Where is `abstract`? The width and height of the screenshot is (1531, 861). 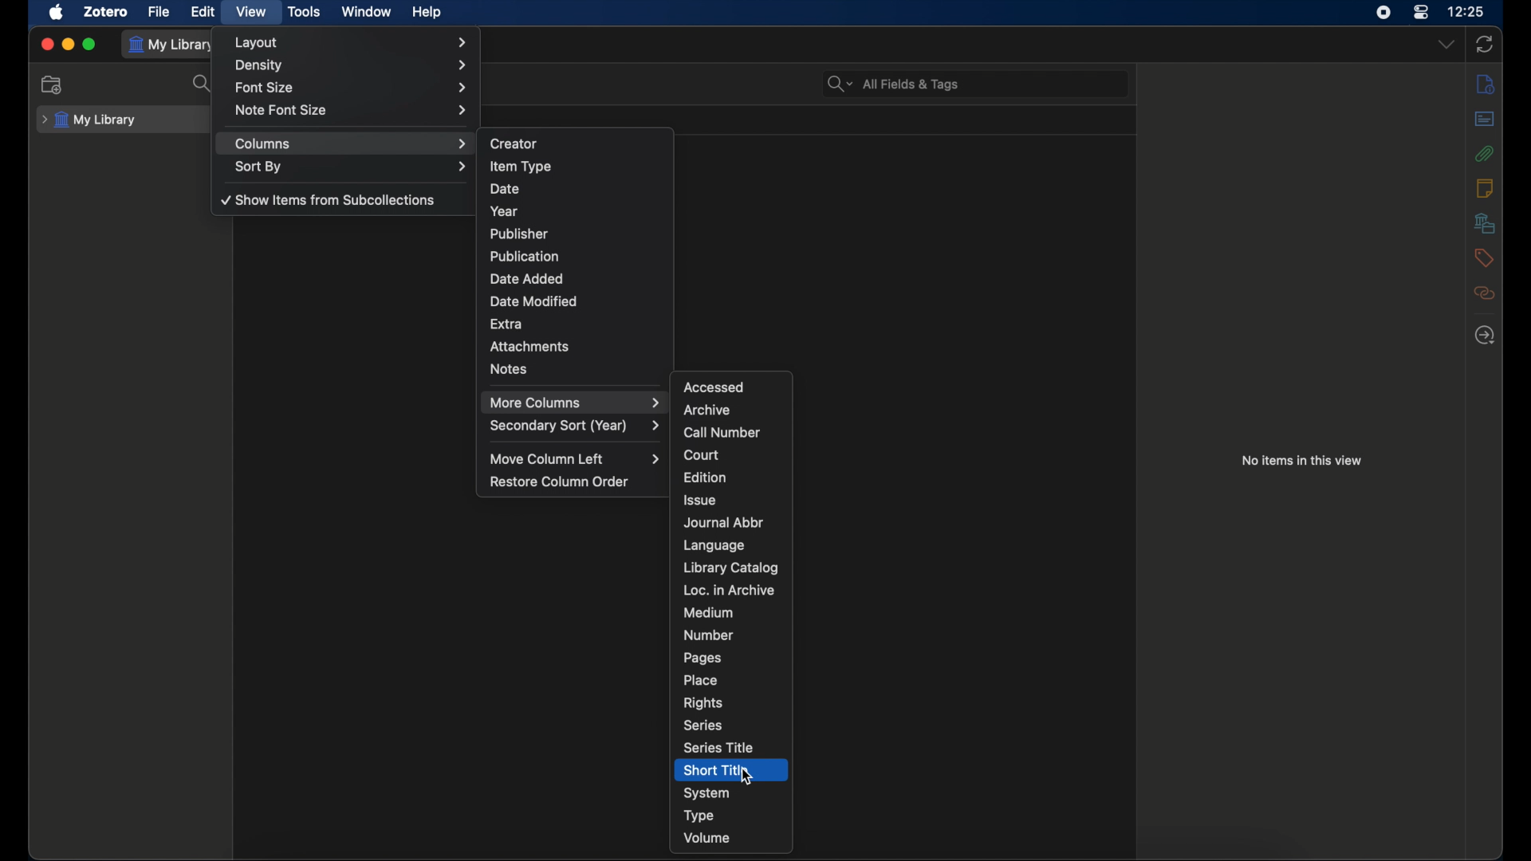 abstract is located at coordinates (1485, 118).